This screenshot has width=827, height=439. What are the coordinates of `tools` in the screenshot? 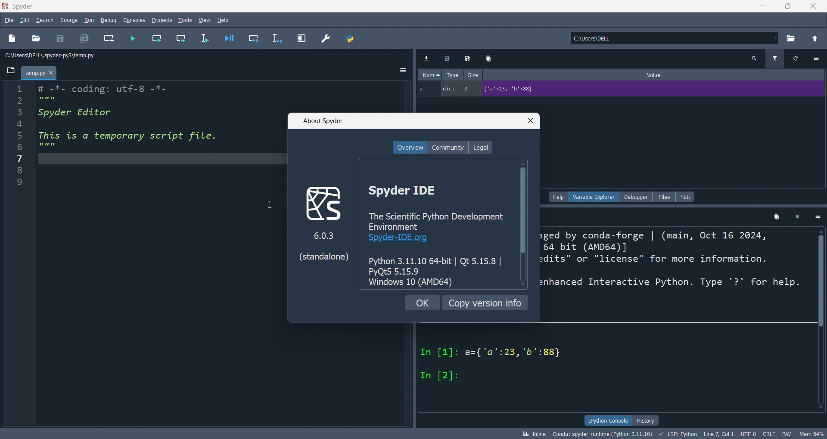 It's located at (186, 21).